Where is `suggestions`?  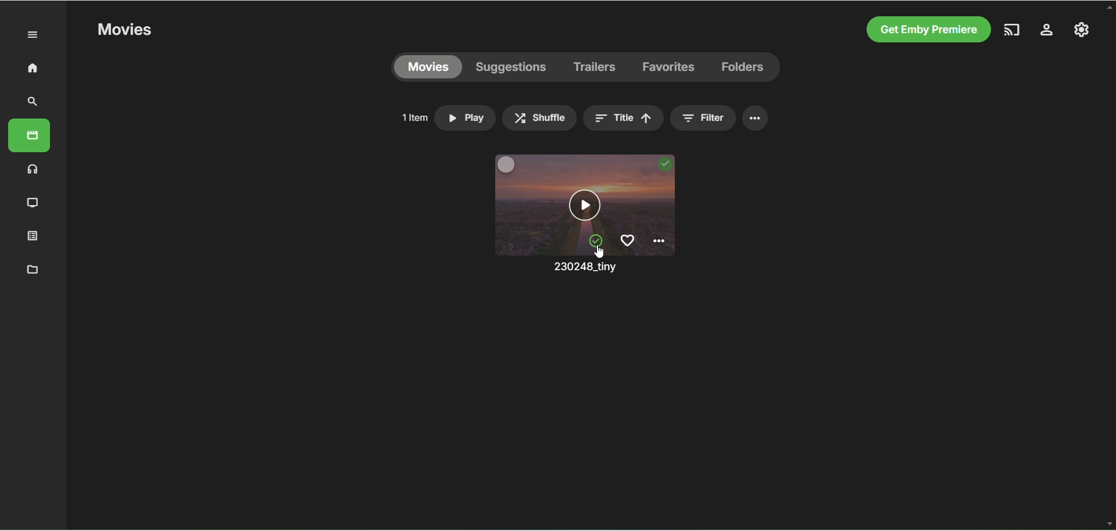
suggestions is located at coordinates (512, 69).